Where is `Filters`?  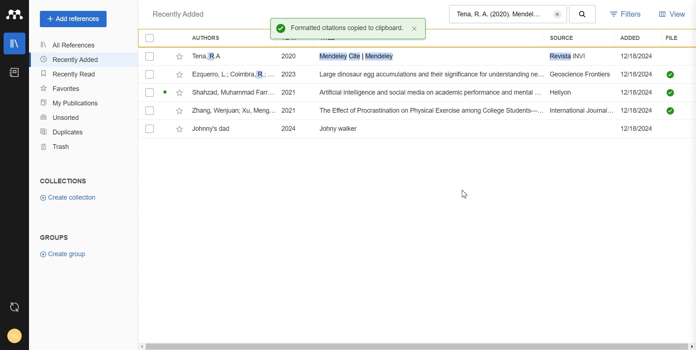 Filters is located at coordinates (627, 15).